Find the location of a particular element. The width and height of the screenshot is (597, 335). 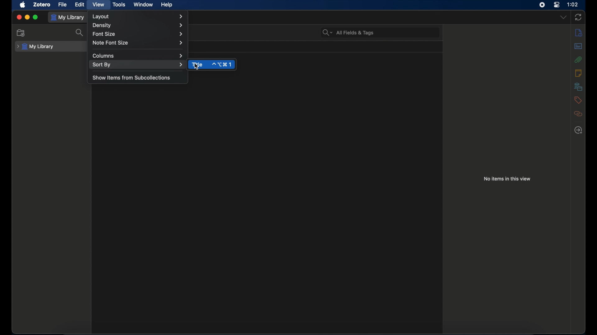

my library is located at coordinates (35, 47).